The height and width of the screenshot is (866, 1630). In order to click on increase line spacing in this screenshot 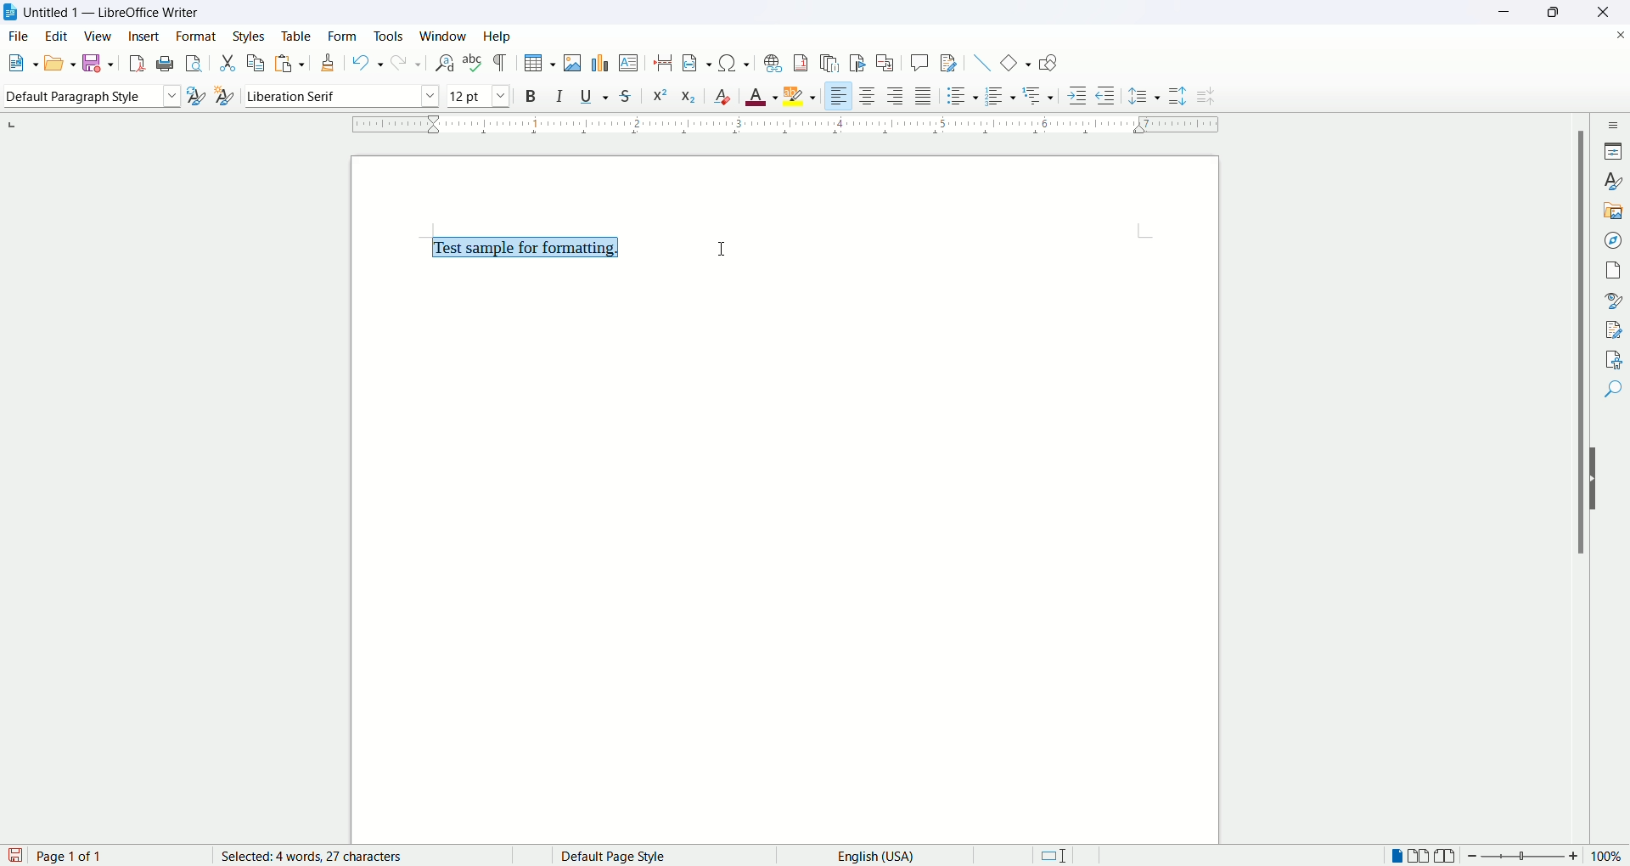, I will do `click(1175, 93)`.